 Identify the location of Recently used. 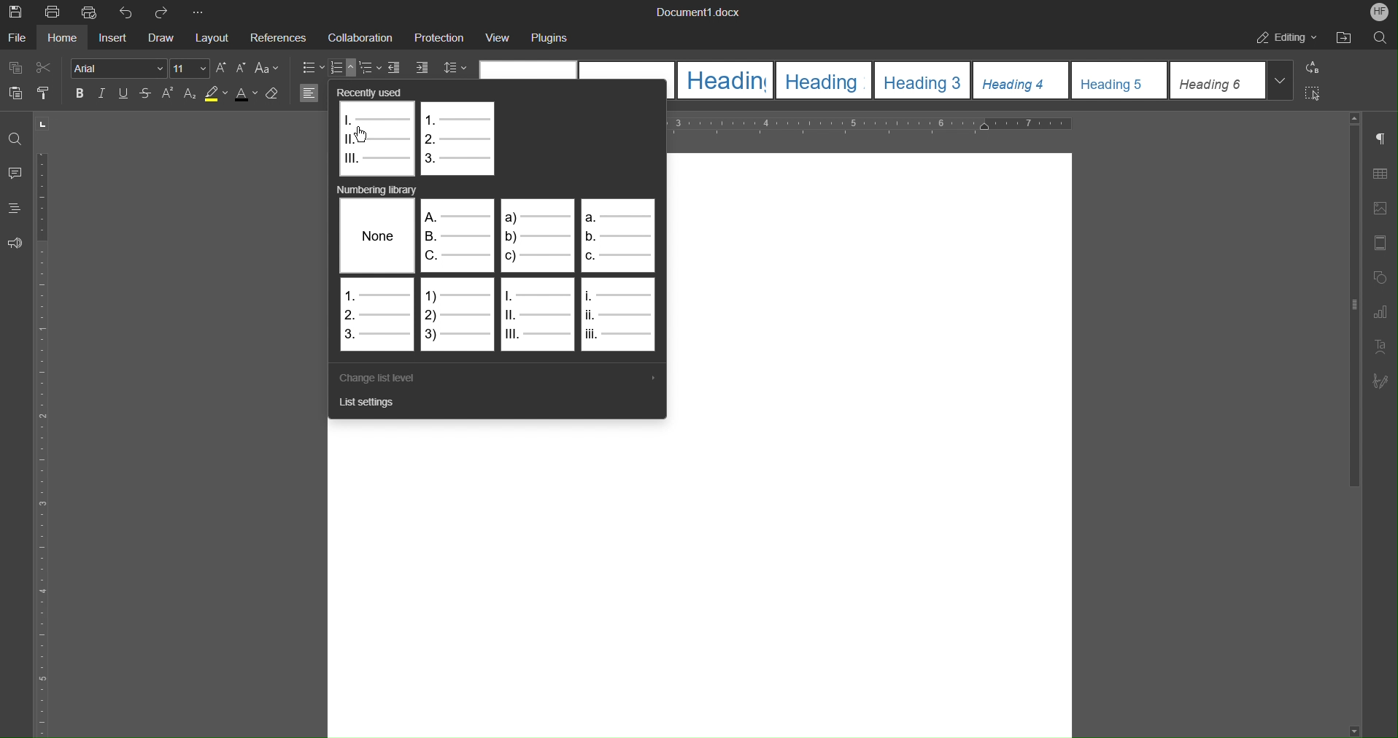
(371, 92).